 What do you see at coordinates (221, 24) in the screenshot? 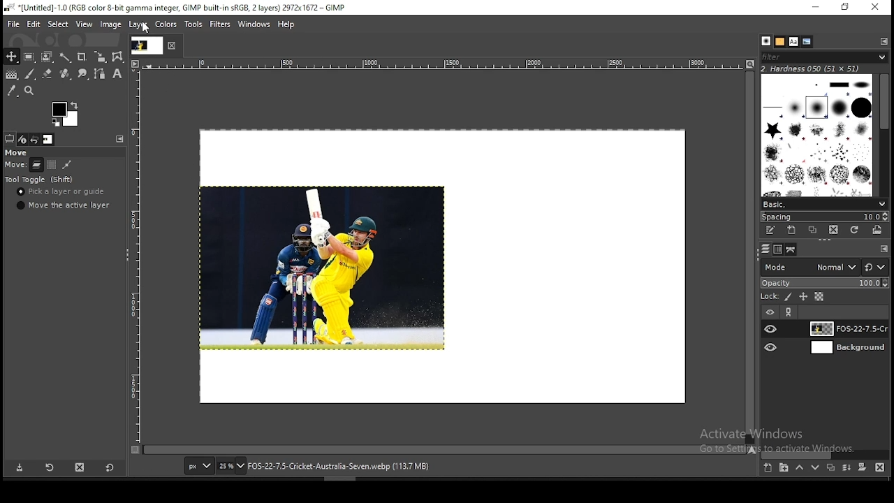
I see `filters` at bounding box center [221, 24].